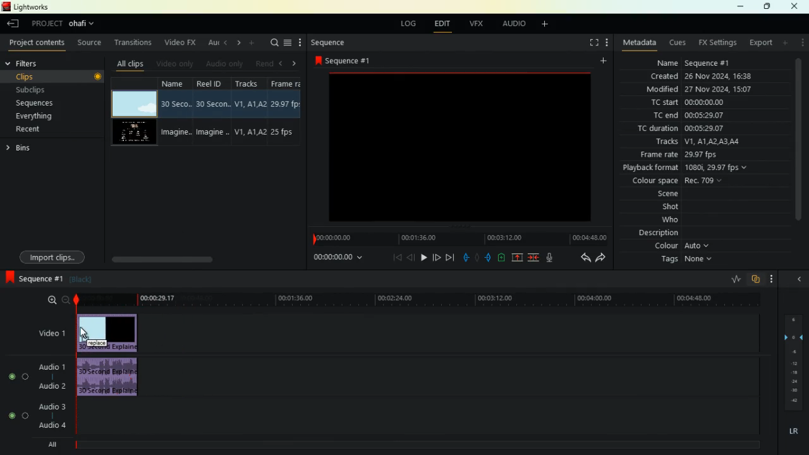 The height and width of the screenshot is (455, 809). I want to click on V1,A1, A2, so click(250, 132).